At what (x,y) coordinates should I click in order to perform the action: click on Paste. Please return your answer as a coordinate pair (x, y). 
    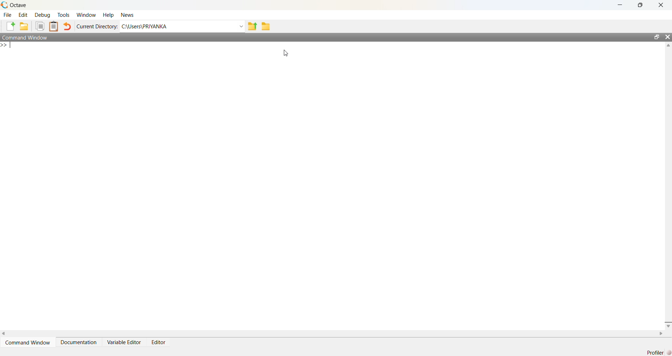
    Looking at the image, I should click on (54, 27).